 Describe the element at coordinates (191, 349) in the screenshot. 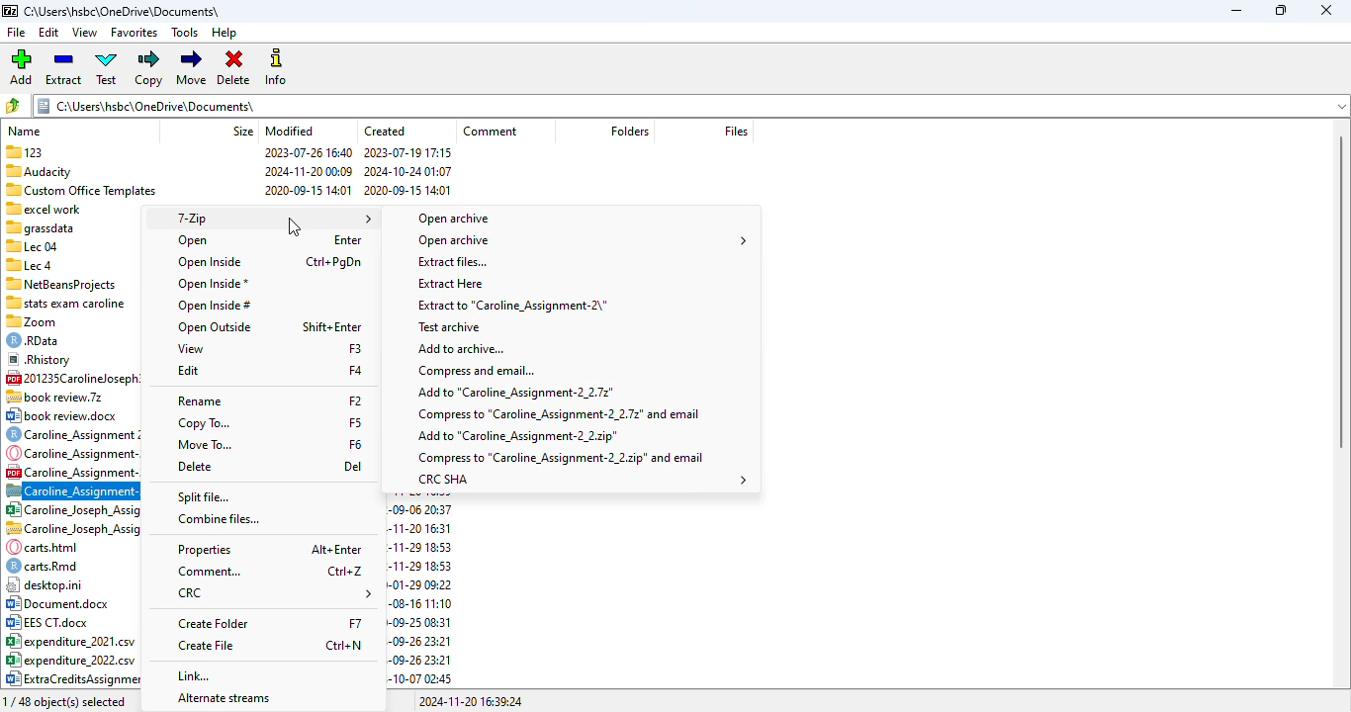

I see `view` at that location.